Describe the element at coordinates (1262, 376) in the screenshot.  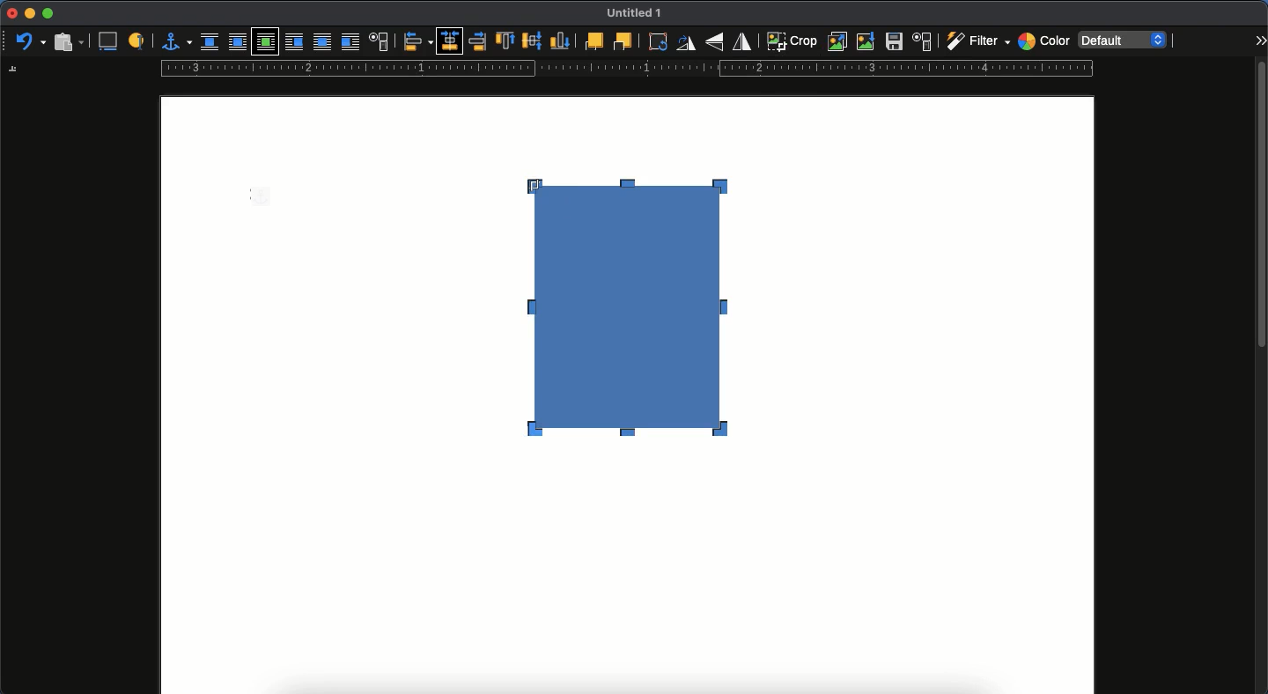
I see `scroll` at that location.